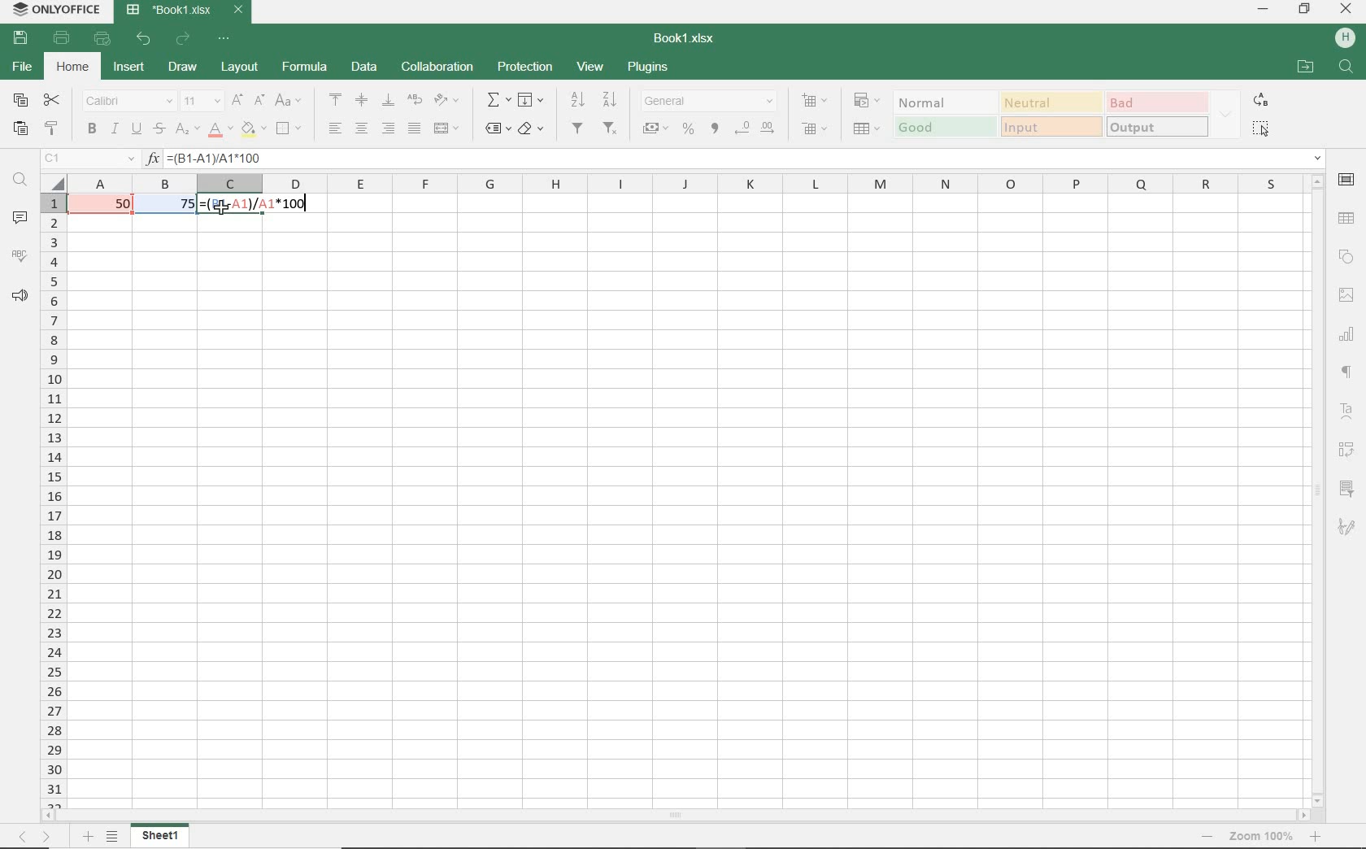 The width and height of the screenshot is (1366, 849). I want to click on replace, so click(1261, 102).